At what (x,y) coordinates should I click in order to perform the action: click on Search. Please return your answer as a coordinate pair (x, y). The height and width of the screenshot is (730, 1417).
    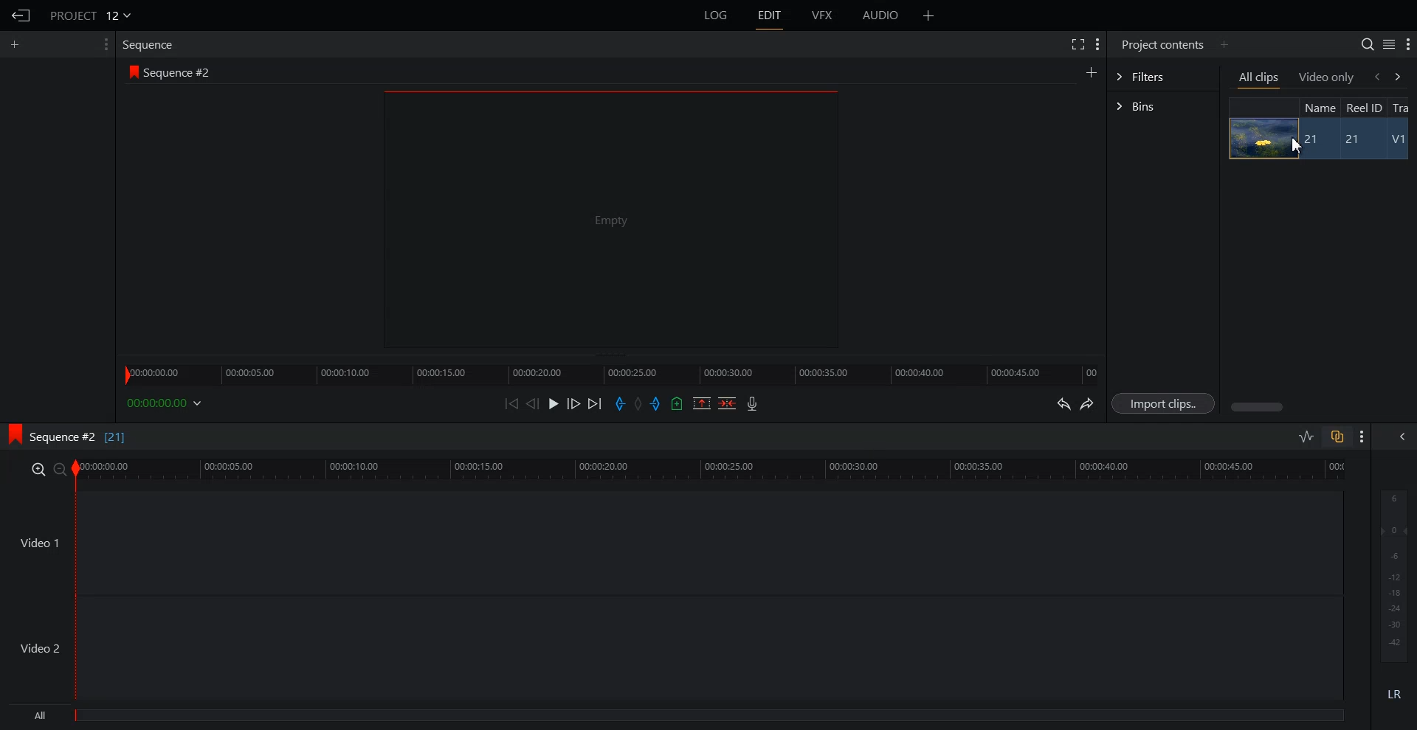
    Looking at the image, I should click on (1367, 44).